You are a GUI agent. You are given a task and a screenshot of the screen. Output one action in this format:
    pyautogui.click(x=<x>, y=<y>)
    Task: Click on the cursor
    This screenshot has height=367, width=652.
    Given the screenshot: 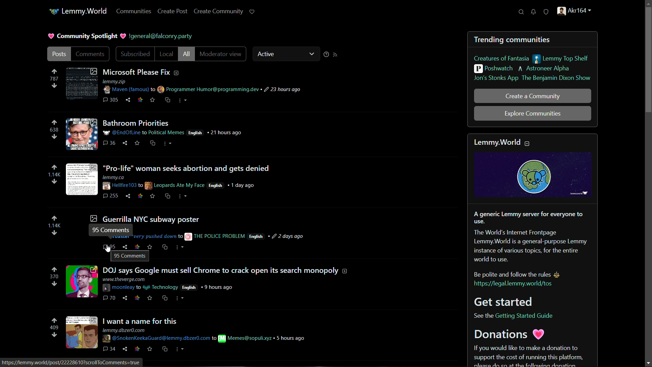 What is the action you would take?
    pyautogui.click(x=107, y=248)
    